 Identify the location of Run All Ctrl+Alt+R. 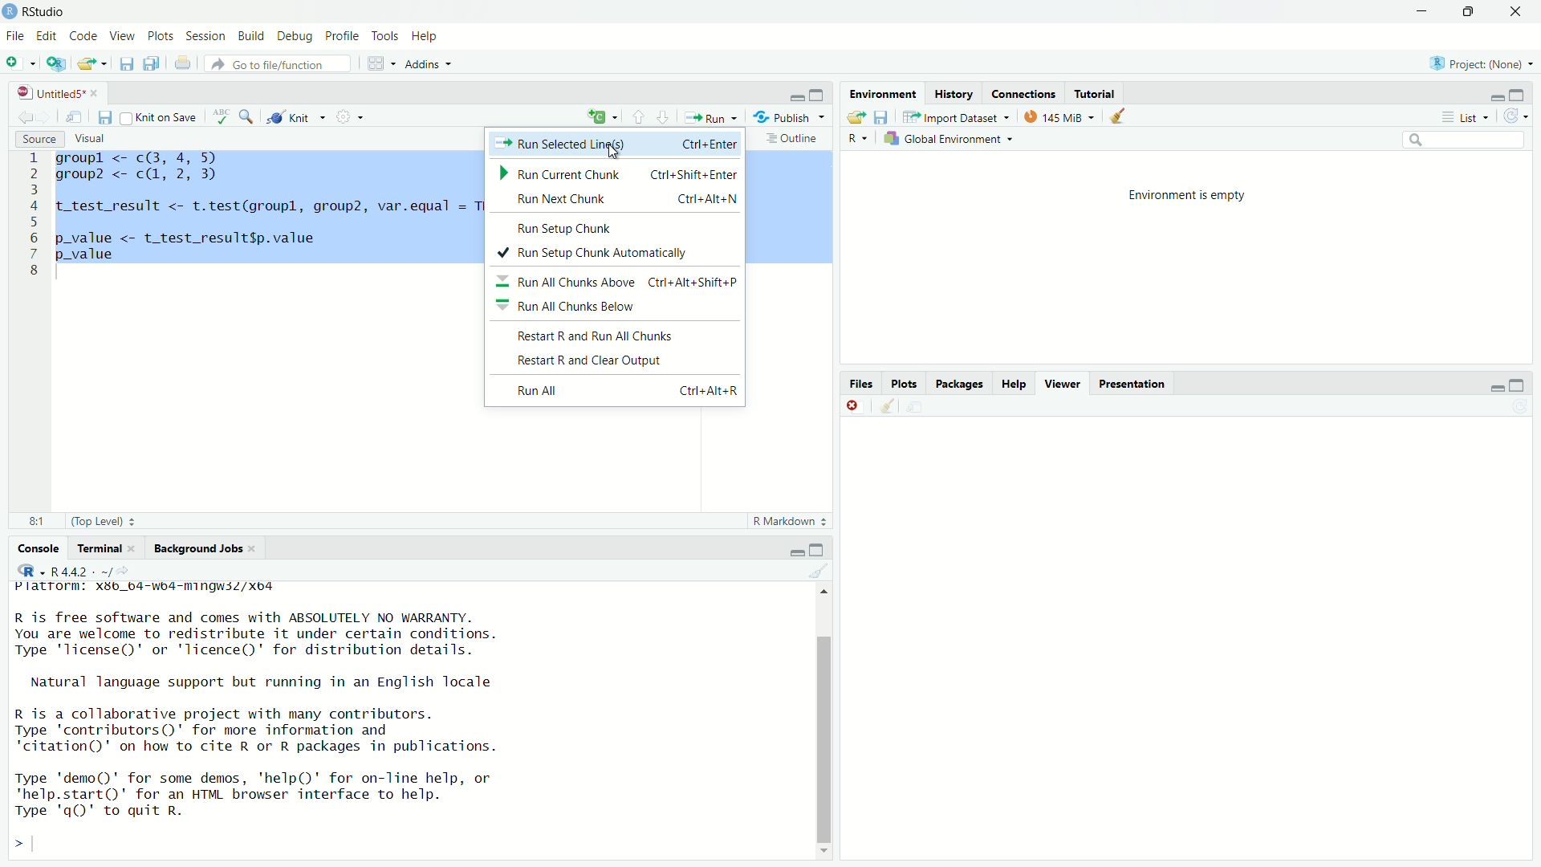
(624, 393).